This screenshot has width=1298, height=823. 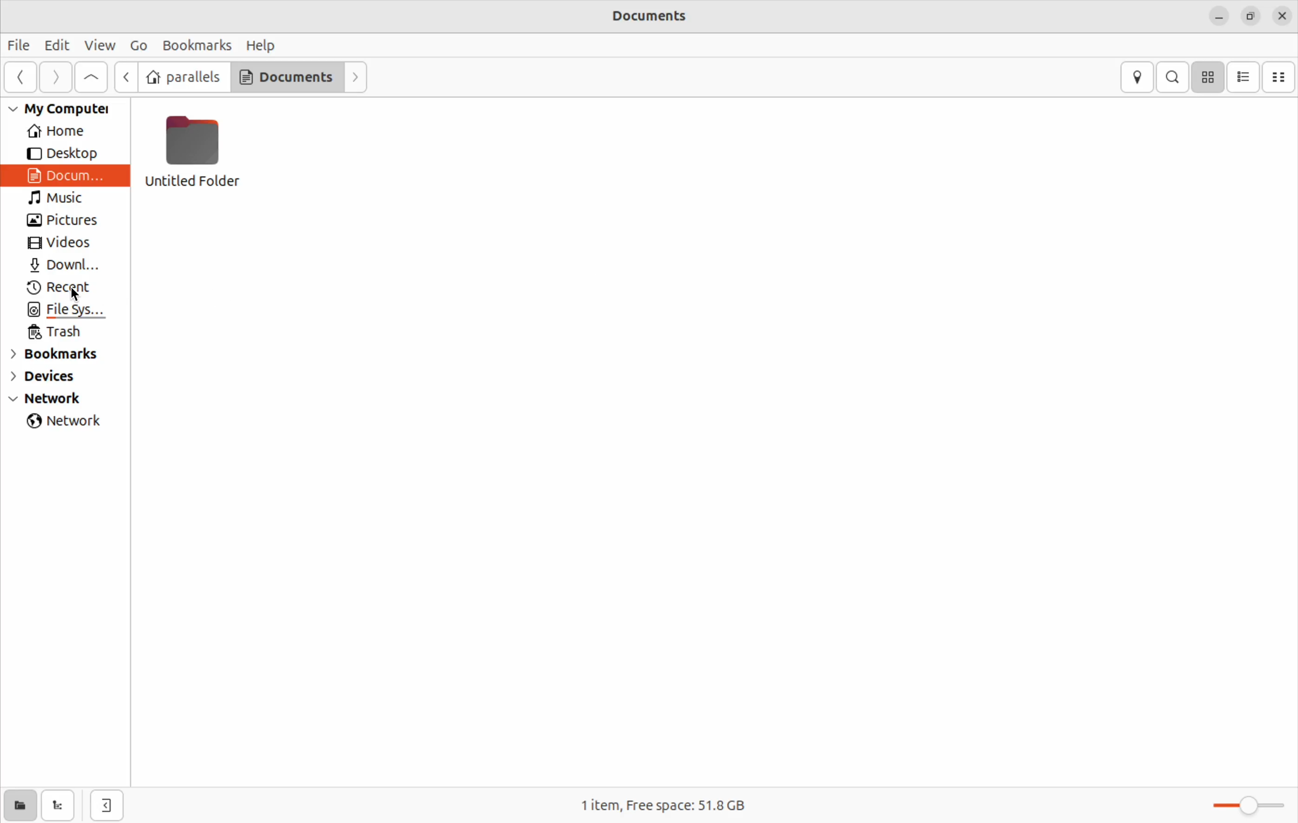 I want to click on search, so click(x=1172, y=77).